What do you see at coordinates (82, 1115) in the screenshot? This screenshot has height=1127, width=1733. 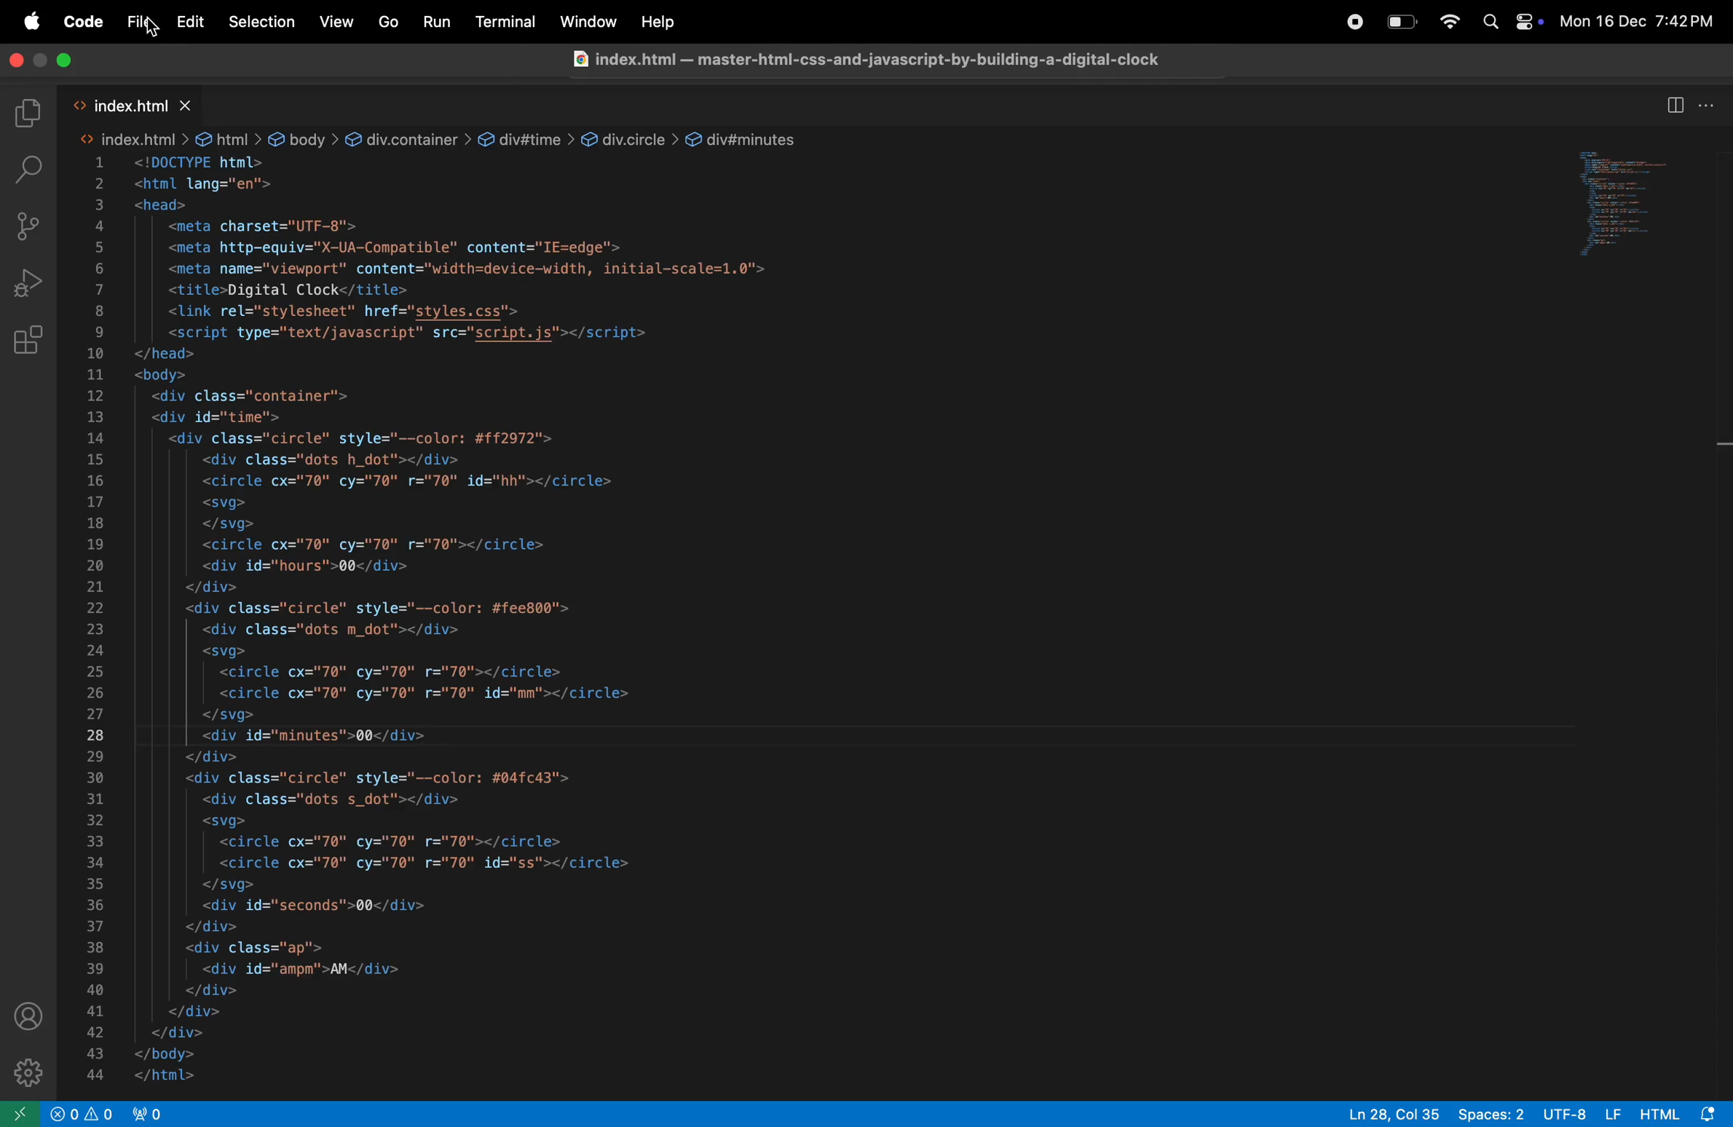 I see `problems` at bounding box center [82, 1115].